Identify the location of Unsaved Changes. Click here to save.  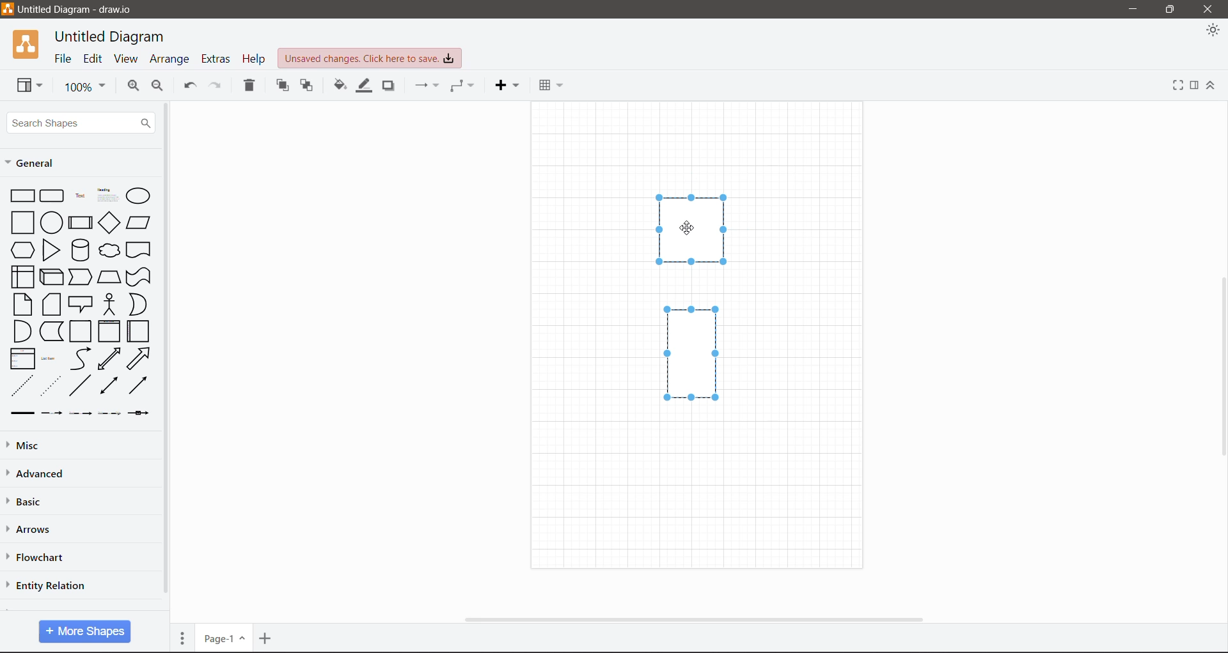
(370, 59).